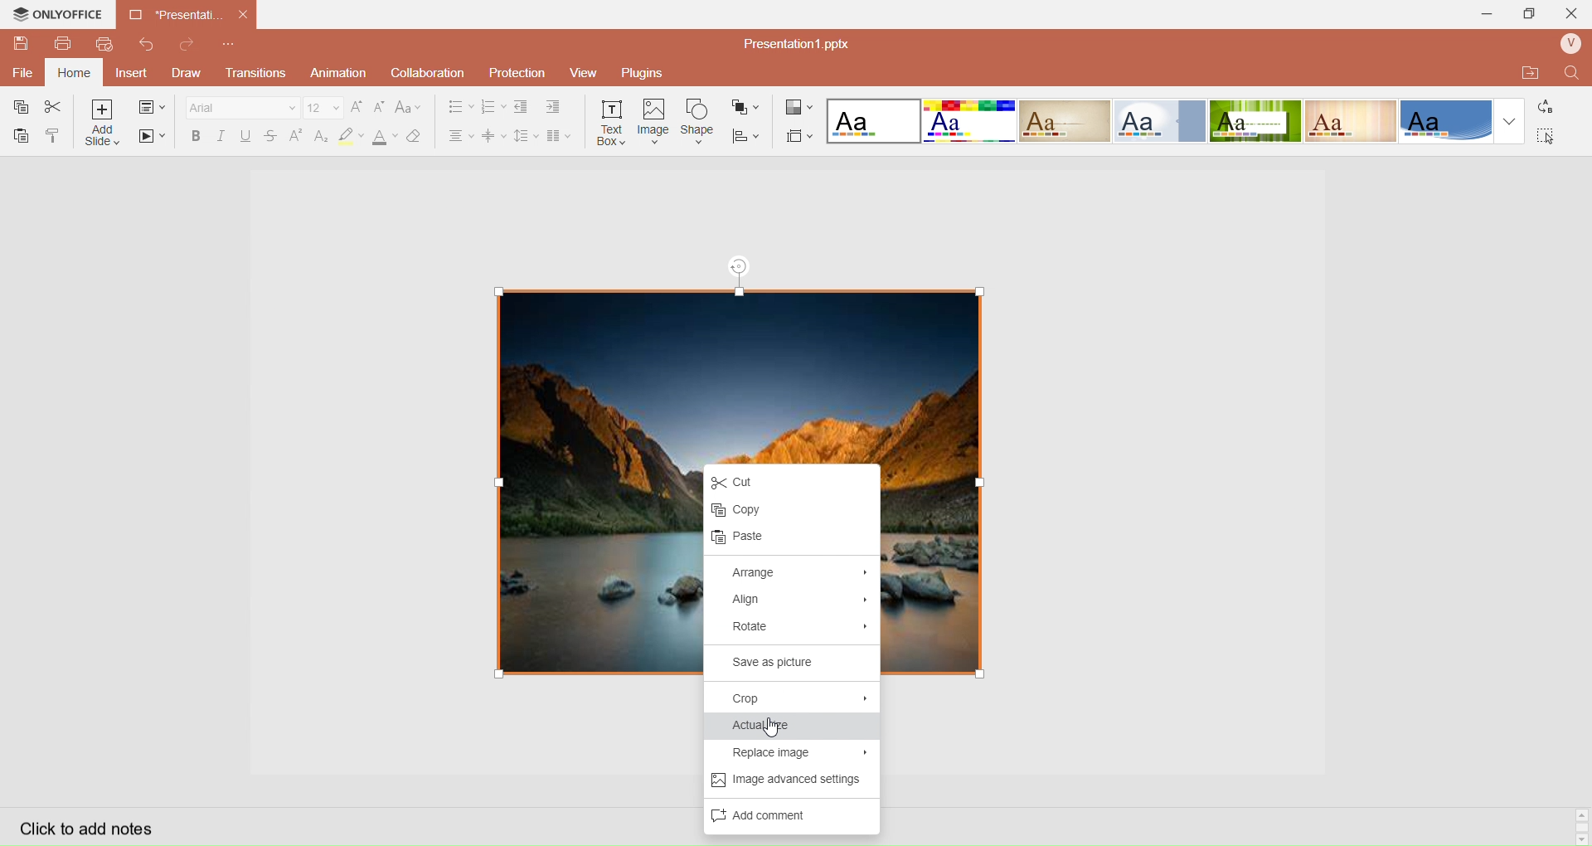 Image resolution: width=1592 pixels, height=846 pixels. What do you see at coordinates (653, 123) in the screenshot?
I see `Insert Image` at bounding box center [653, 123].